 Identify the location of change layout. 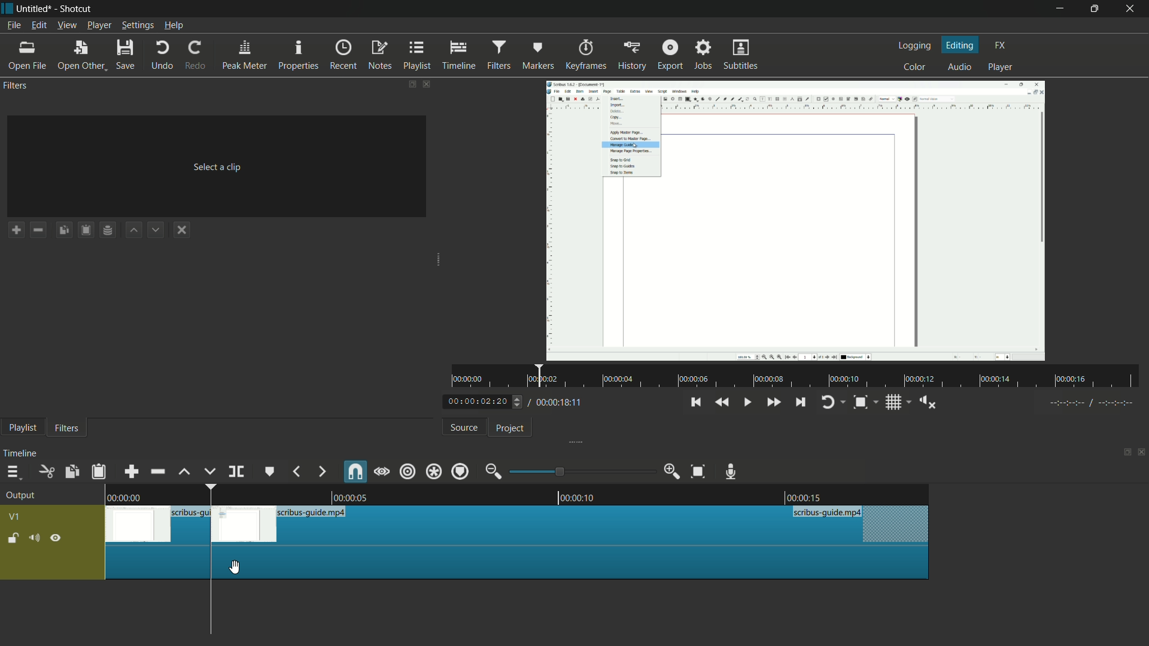
(1125, 453).